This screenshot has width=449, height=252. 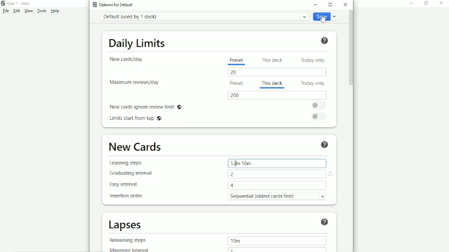 What do you see at coordinates (130, 174) in the screenshot?
I see `Graduating interval` at bounding box center [130, 174].